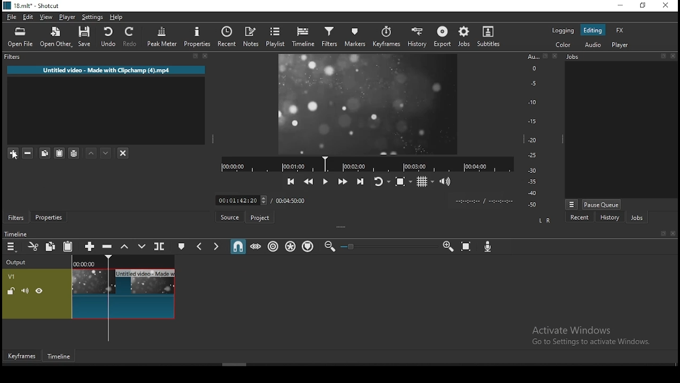 The image size is (680, 383). I want to click on Untitled video - Made with Clipchamp (4).mp4, so click(106, 70).